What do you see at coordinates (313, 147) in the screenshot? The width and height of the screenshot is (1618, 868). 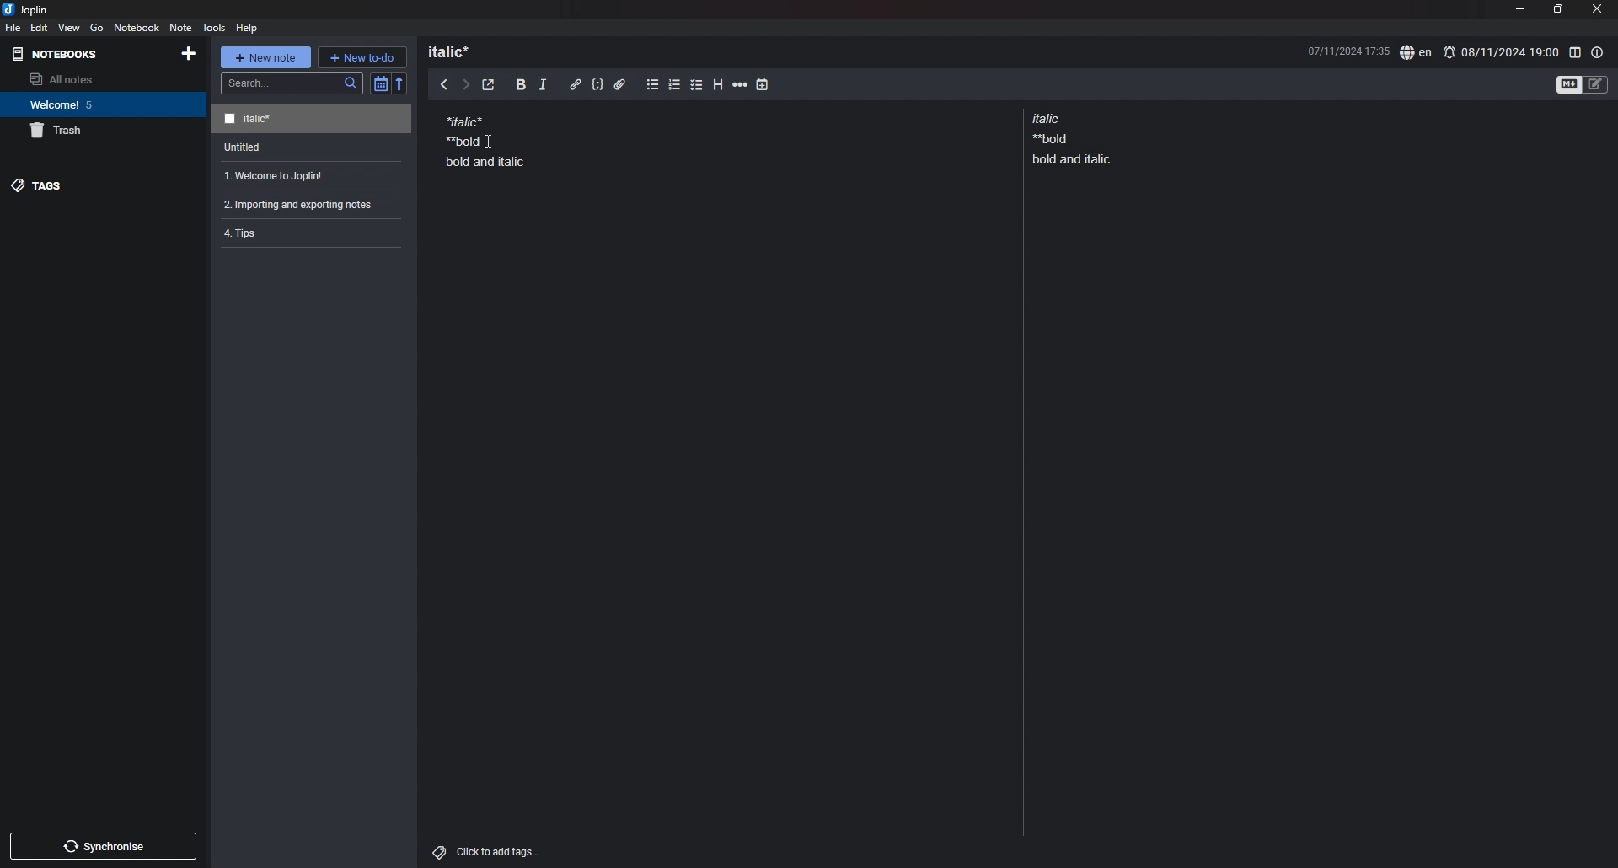 I see `note` at bounding box center [313, 147].